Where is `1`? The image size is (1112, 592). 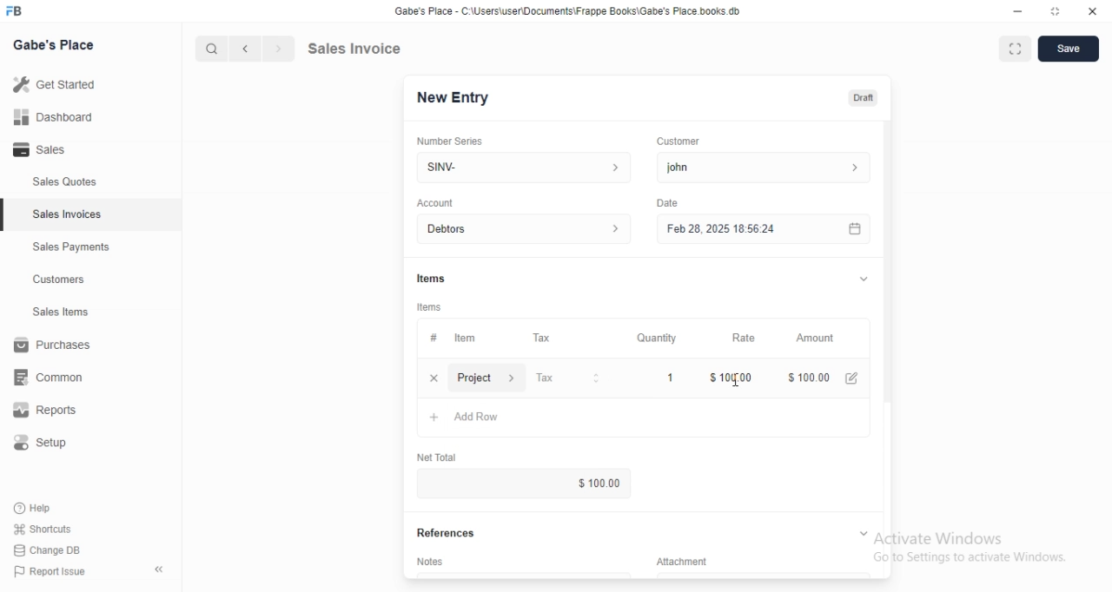 1 is located at coordinates (672, 377).